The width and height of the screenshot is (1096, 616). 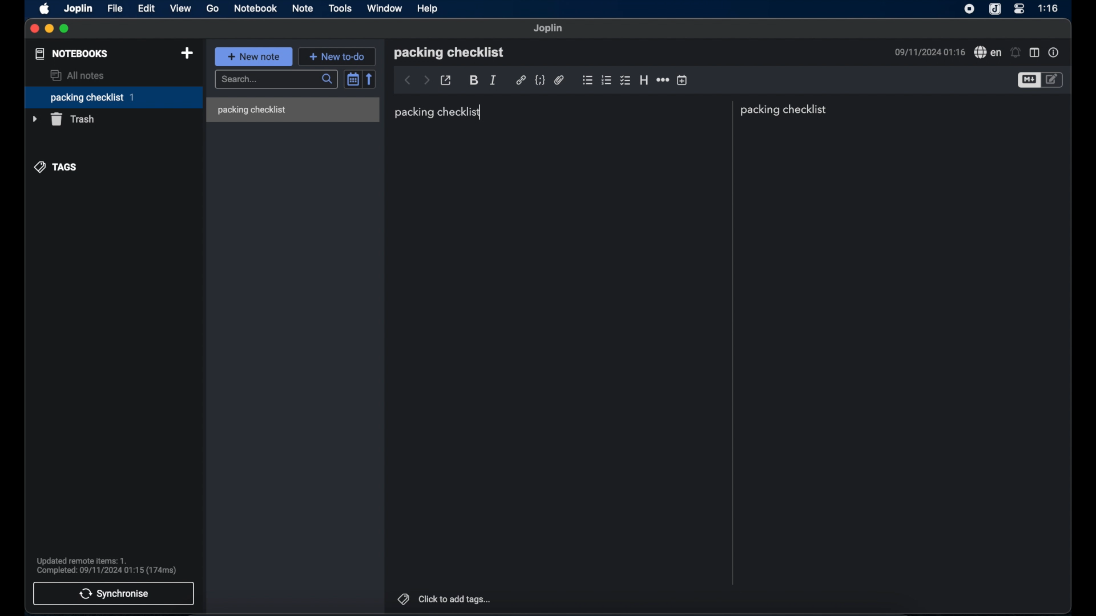 What do you see at coordinates (181, 8) in the screenshot?
I see `view` at bounding box center [181, 8].